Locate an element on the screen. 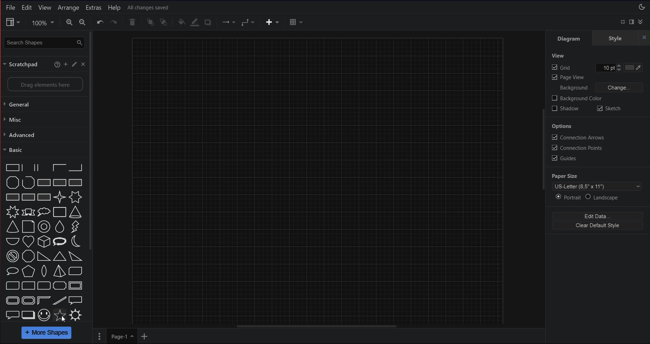  Misc is located at coordinates (43, 119).